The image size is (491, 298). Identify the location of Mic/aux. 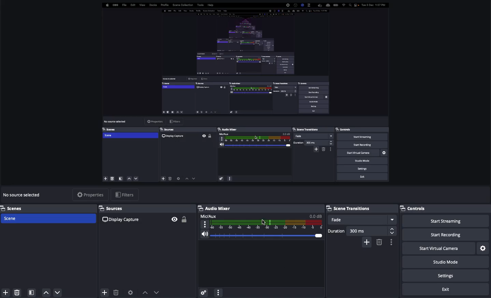
(262, 221).